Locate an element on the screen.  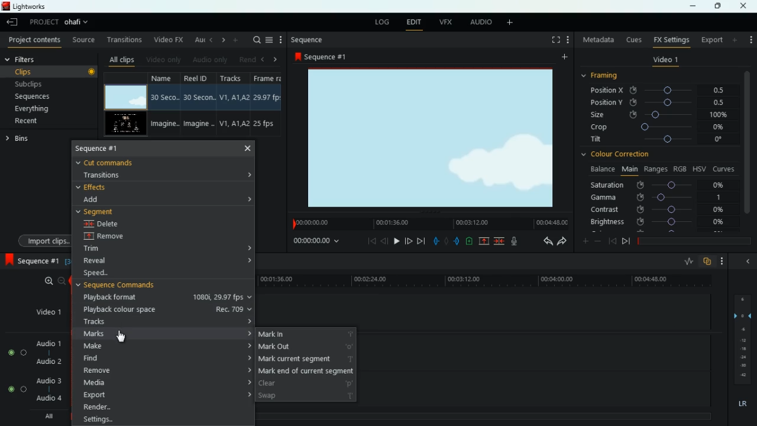
contrast is located at coordinates (656, 210).